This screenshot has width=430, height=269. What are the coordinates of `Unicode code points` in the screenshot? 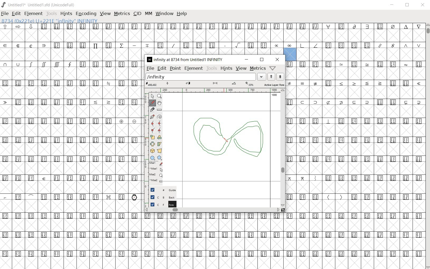 It's located at (304, 121).